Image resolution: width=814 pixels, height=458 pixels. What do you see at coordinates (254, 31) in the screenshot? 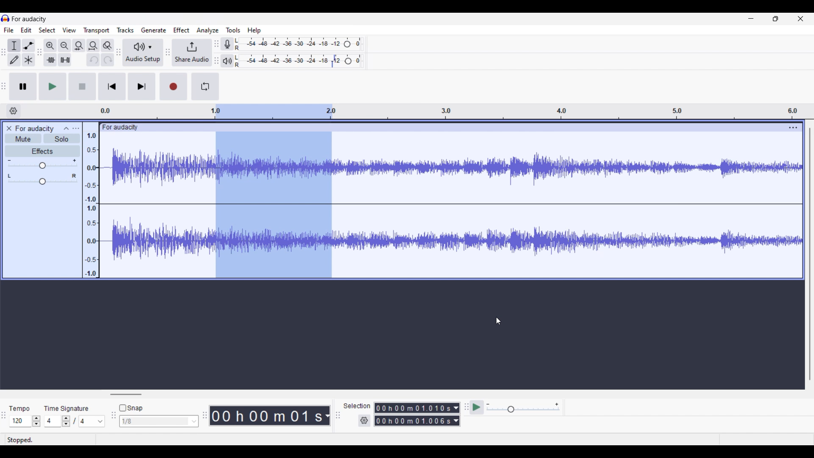
I see `Help menu` at bounding box center [254, 31].